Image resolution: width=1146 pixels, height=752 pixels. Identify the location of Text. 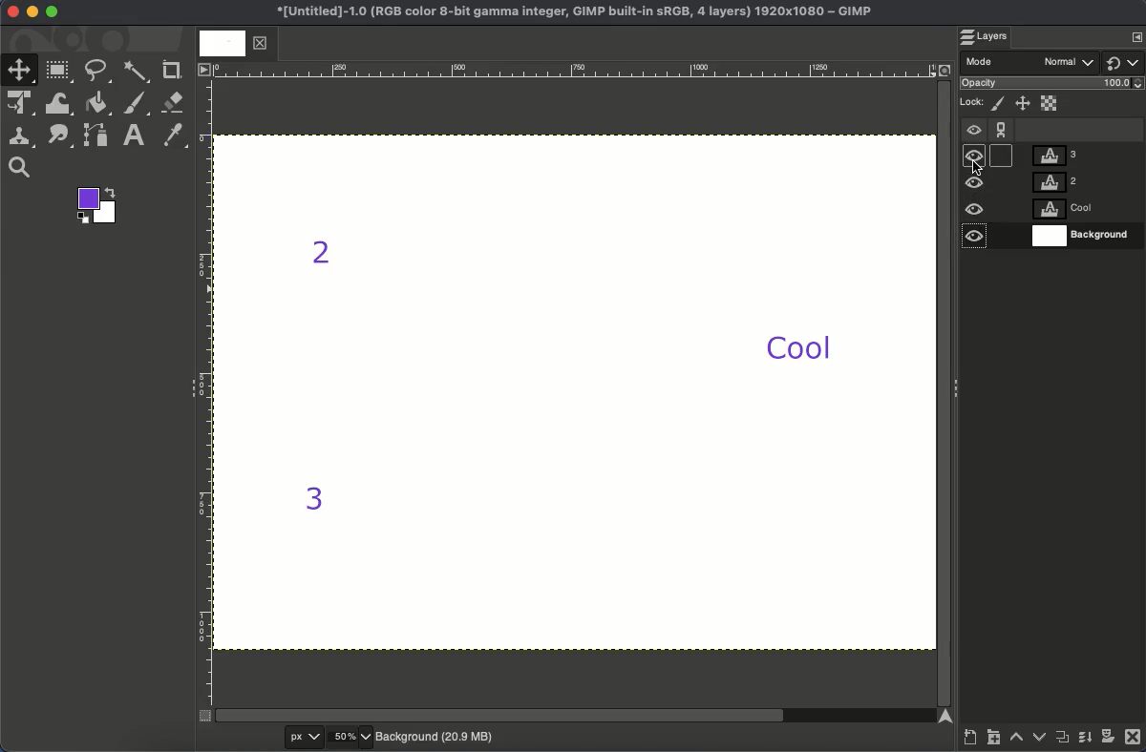
(136, 135).